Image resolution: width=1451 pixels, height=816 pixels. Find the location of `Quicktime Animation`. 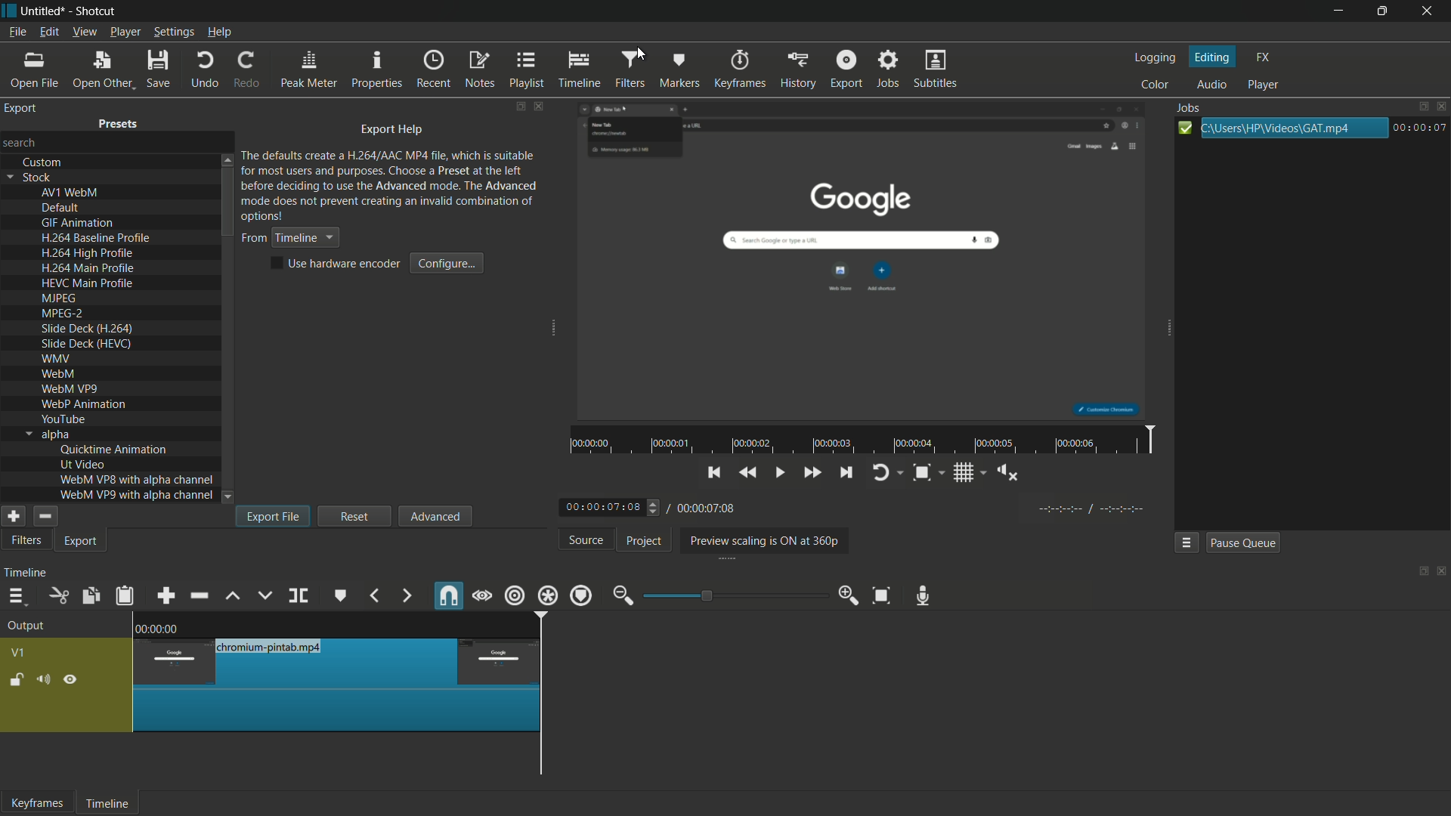

Quicktime Animation is located at coordinates (121, 450).